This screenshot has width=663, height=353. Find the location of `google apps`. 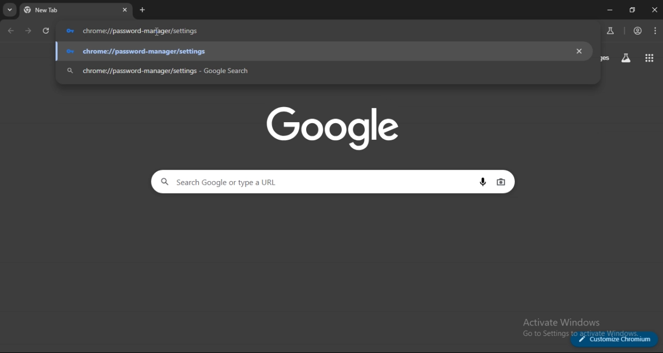

google apps is located at coordinates (647, 57).